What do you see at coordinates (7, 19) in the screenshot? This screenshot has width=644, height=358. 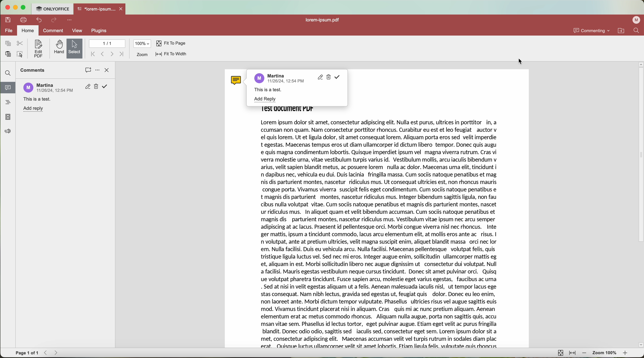 I see `save` at bounding box center [7, 19].